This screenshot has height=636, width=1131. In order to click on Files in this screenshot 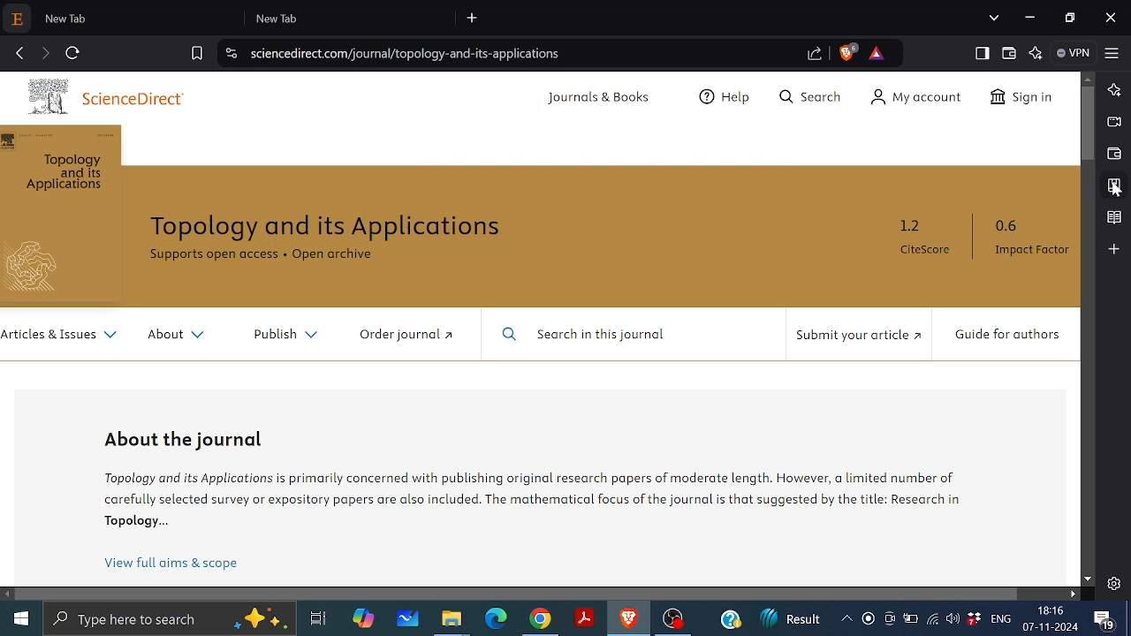, I will do `click(451, 622)`.